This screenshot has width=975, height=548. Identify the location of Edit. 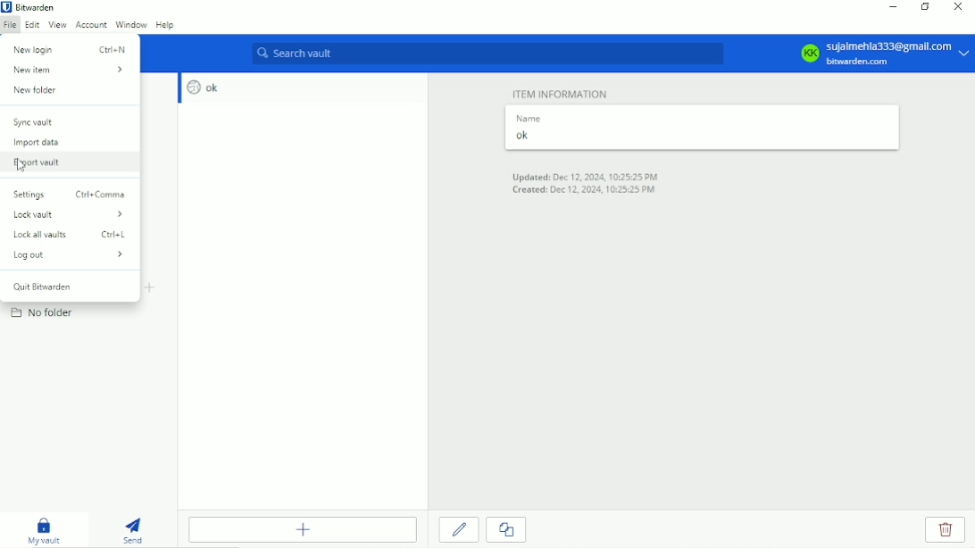
(460, 529).